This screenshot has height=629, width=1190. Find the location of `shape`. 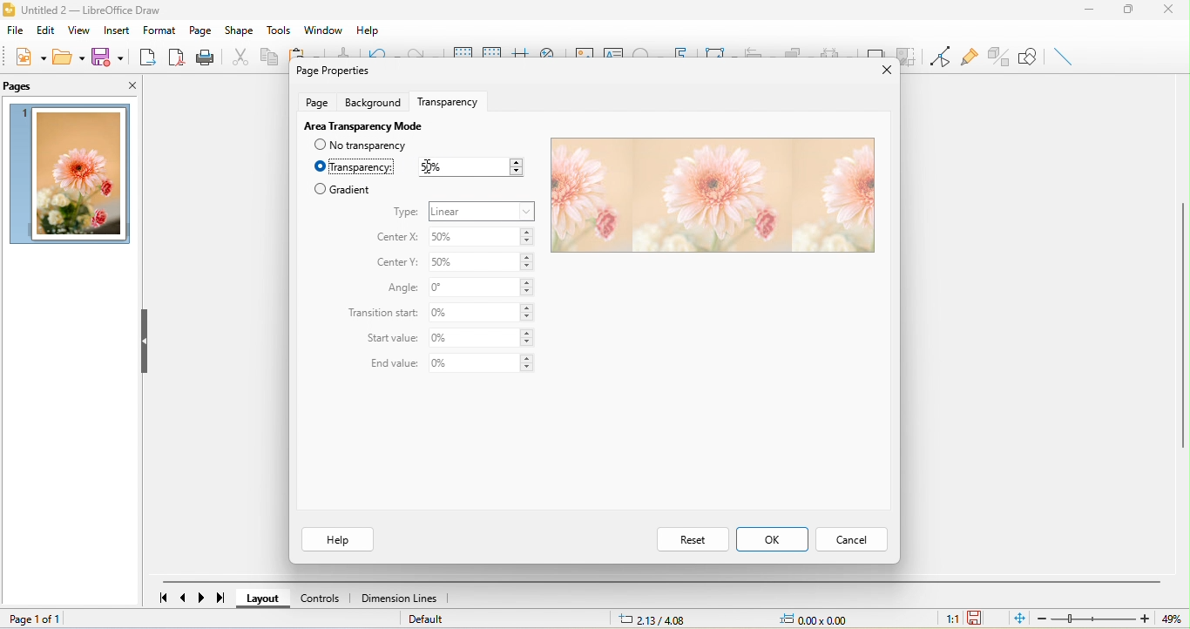

shape is located at coordinates (239, 31).